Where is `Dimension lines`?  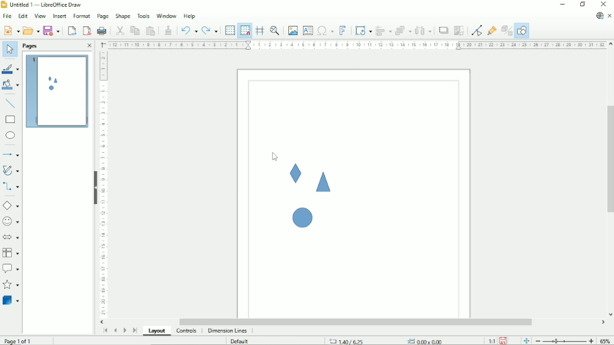
Dimension lines is located at coordinates (228, 331).